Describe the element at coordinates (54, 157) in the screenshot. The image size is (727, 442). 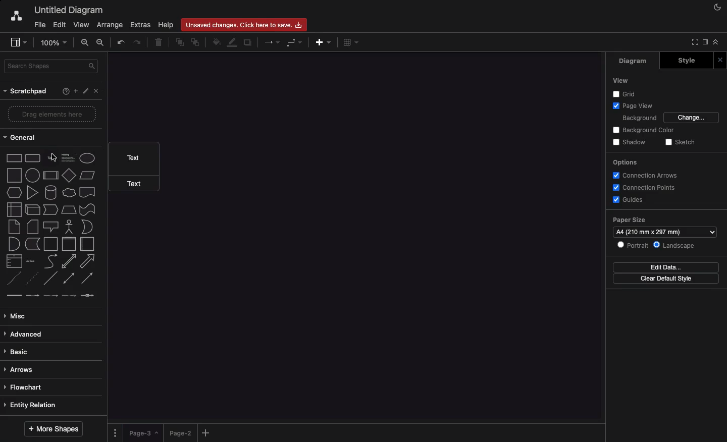
I see `cursor` at that location.